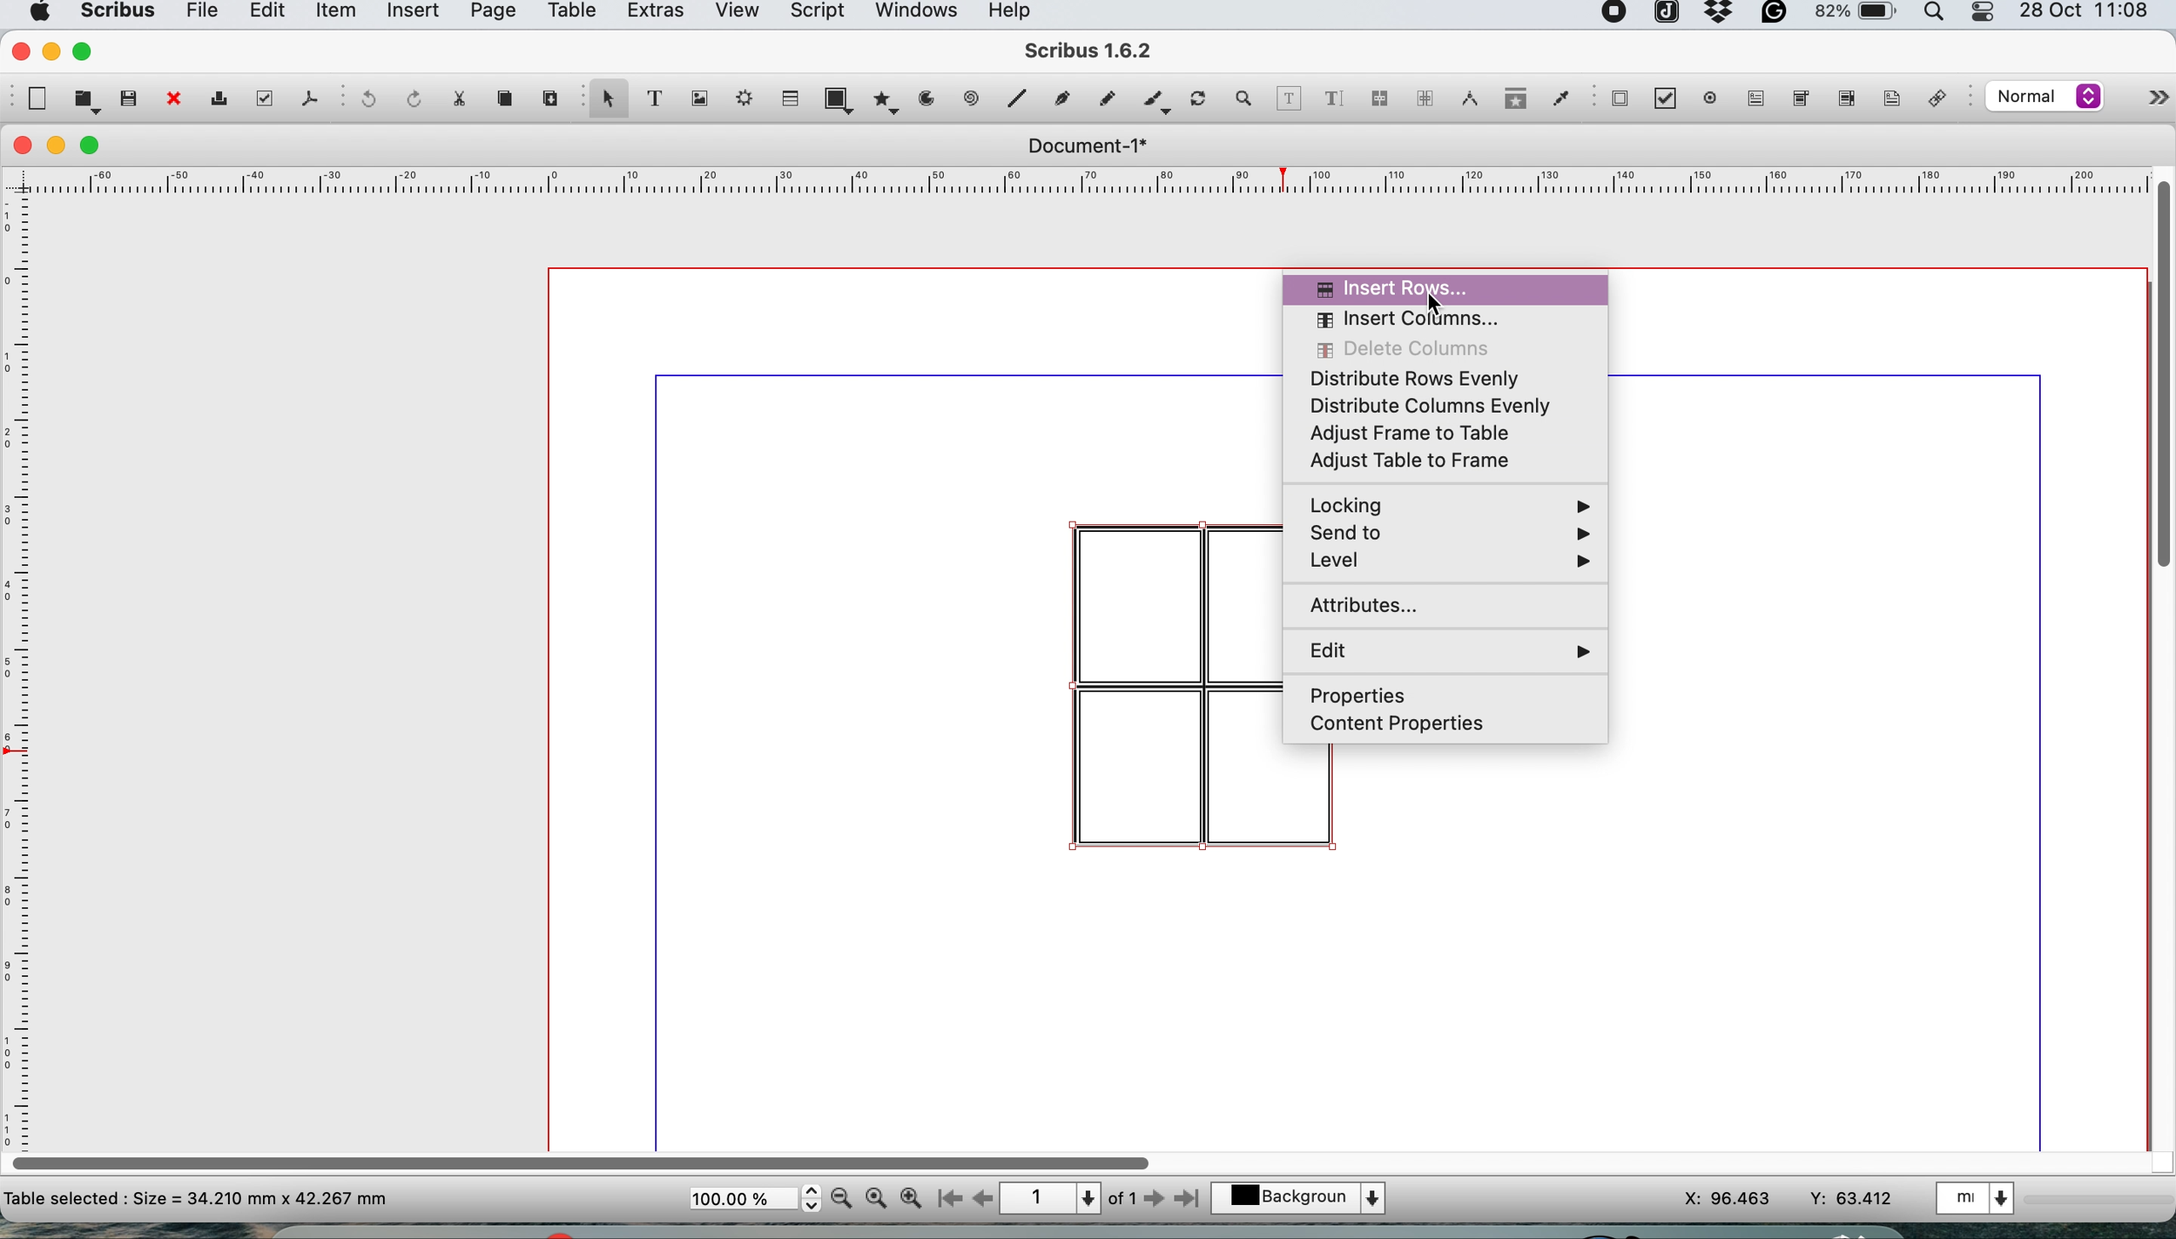 The width and height of the screenshot is (2176, 1239). Describe the element at coordinates (1014, 98) in the screenshot. I see `line` at that location.